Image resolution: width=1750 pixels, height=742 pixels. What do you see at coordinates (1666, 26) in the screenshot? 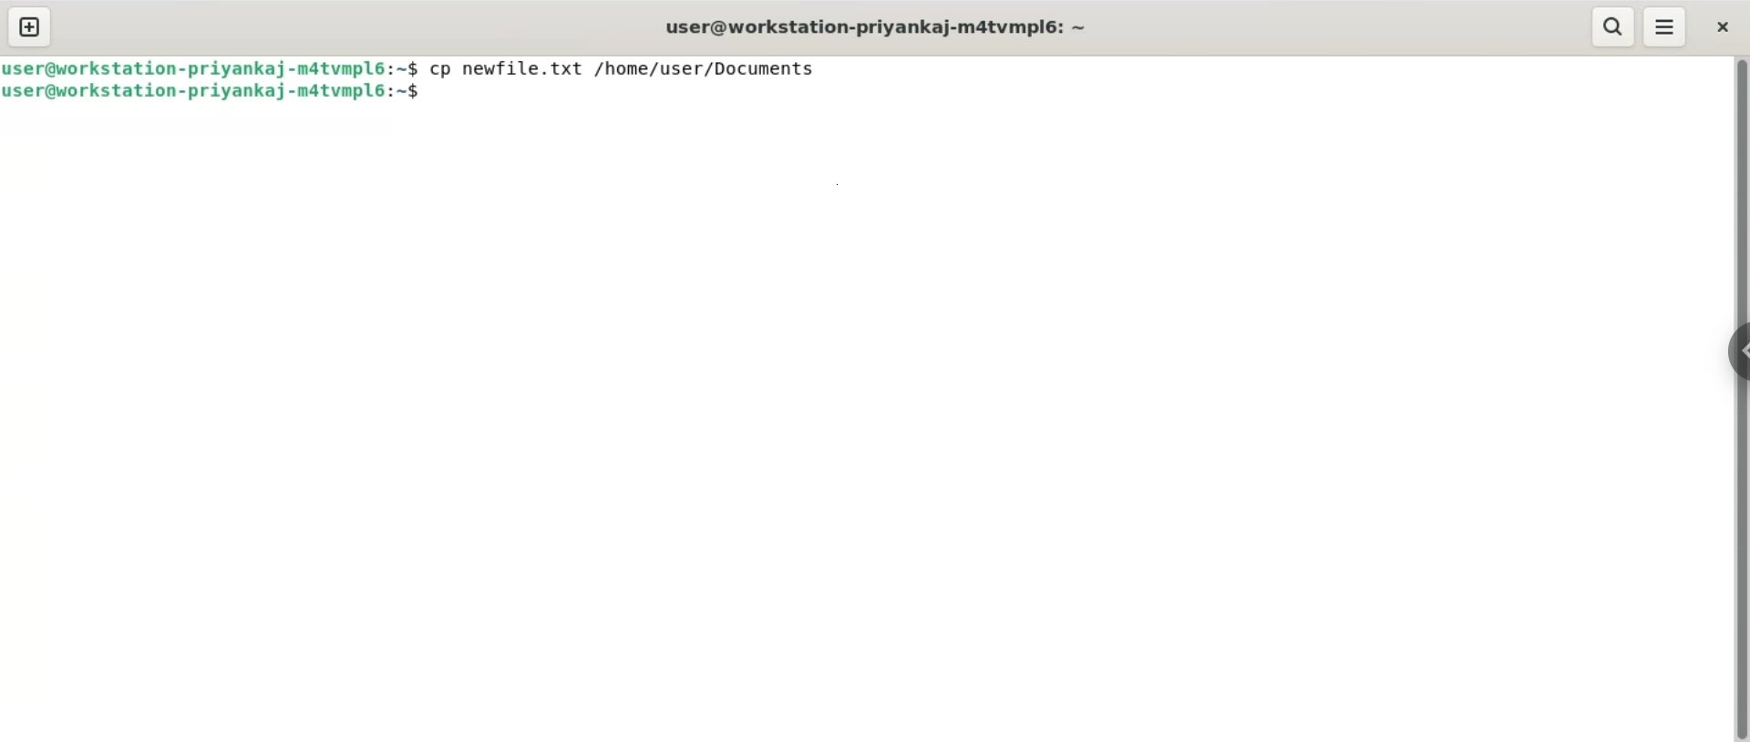
I see `menu` at bounding box center [1666, 26].